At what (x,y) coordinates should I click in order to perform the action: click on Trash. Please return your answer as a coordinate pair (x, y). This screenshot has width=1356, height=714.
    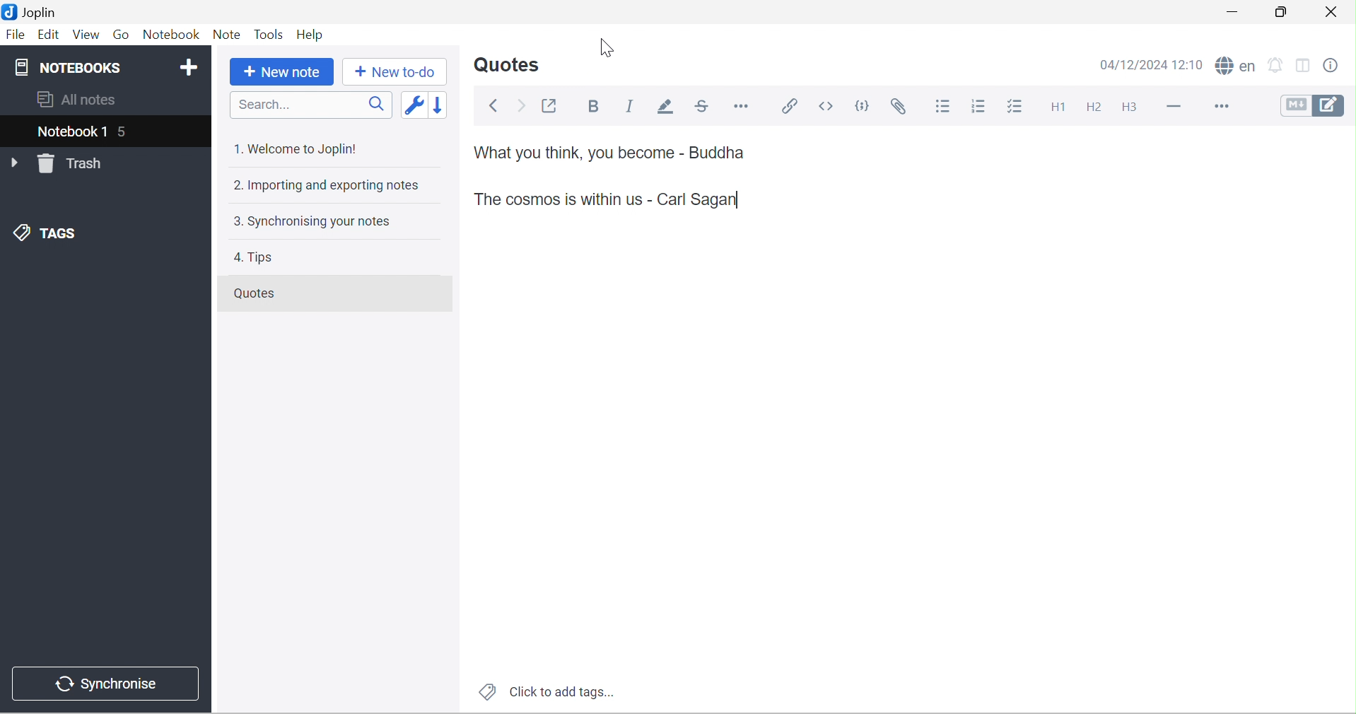
    Looking at the image, I should click on (76, 164).